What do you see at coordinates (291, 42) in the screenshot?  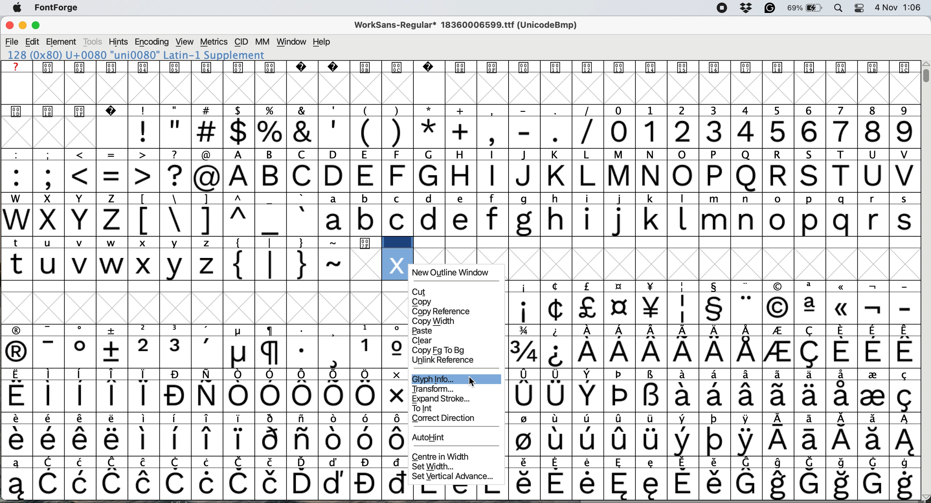 I see `window` at bounding box center [291, 42].